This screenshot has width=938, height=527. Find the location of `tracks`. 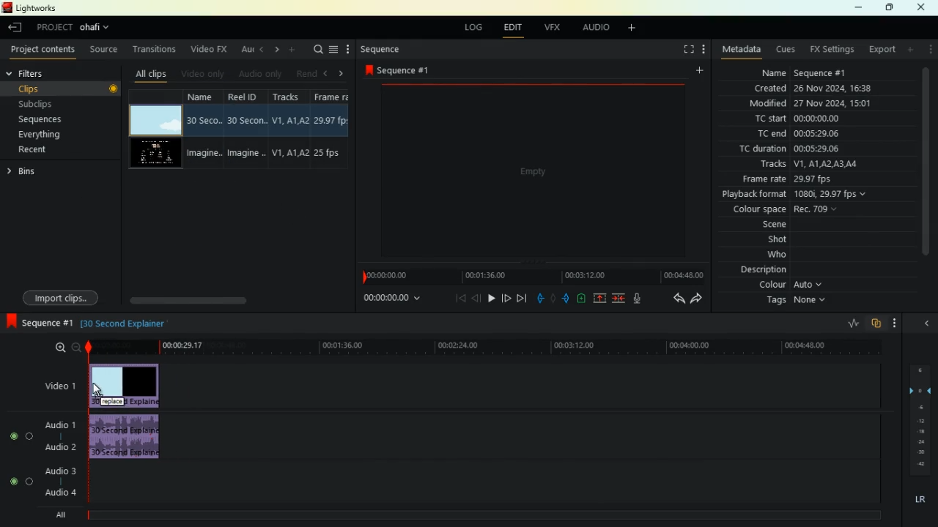

tracks is located at coordinates (292, 128).